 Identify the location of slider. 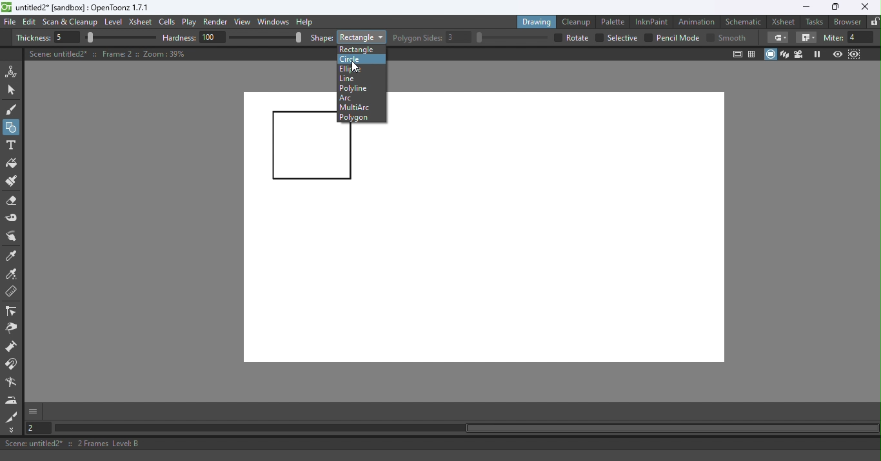
(511, 37).